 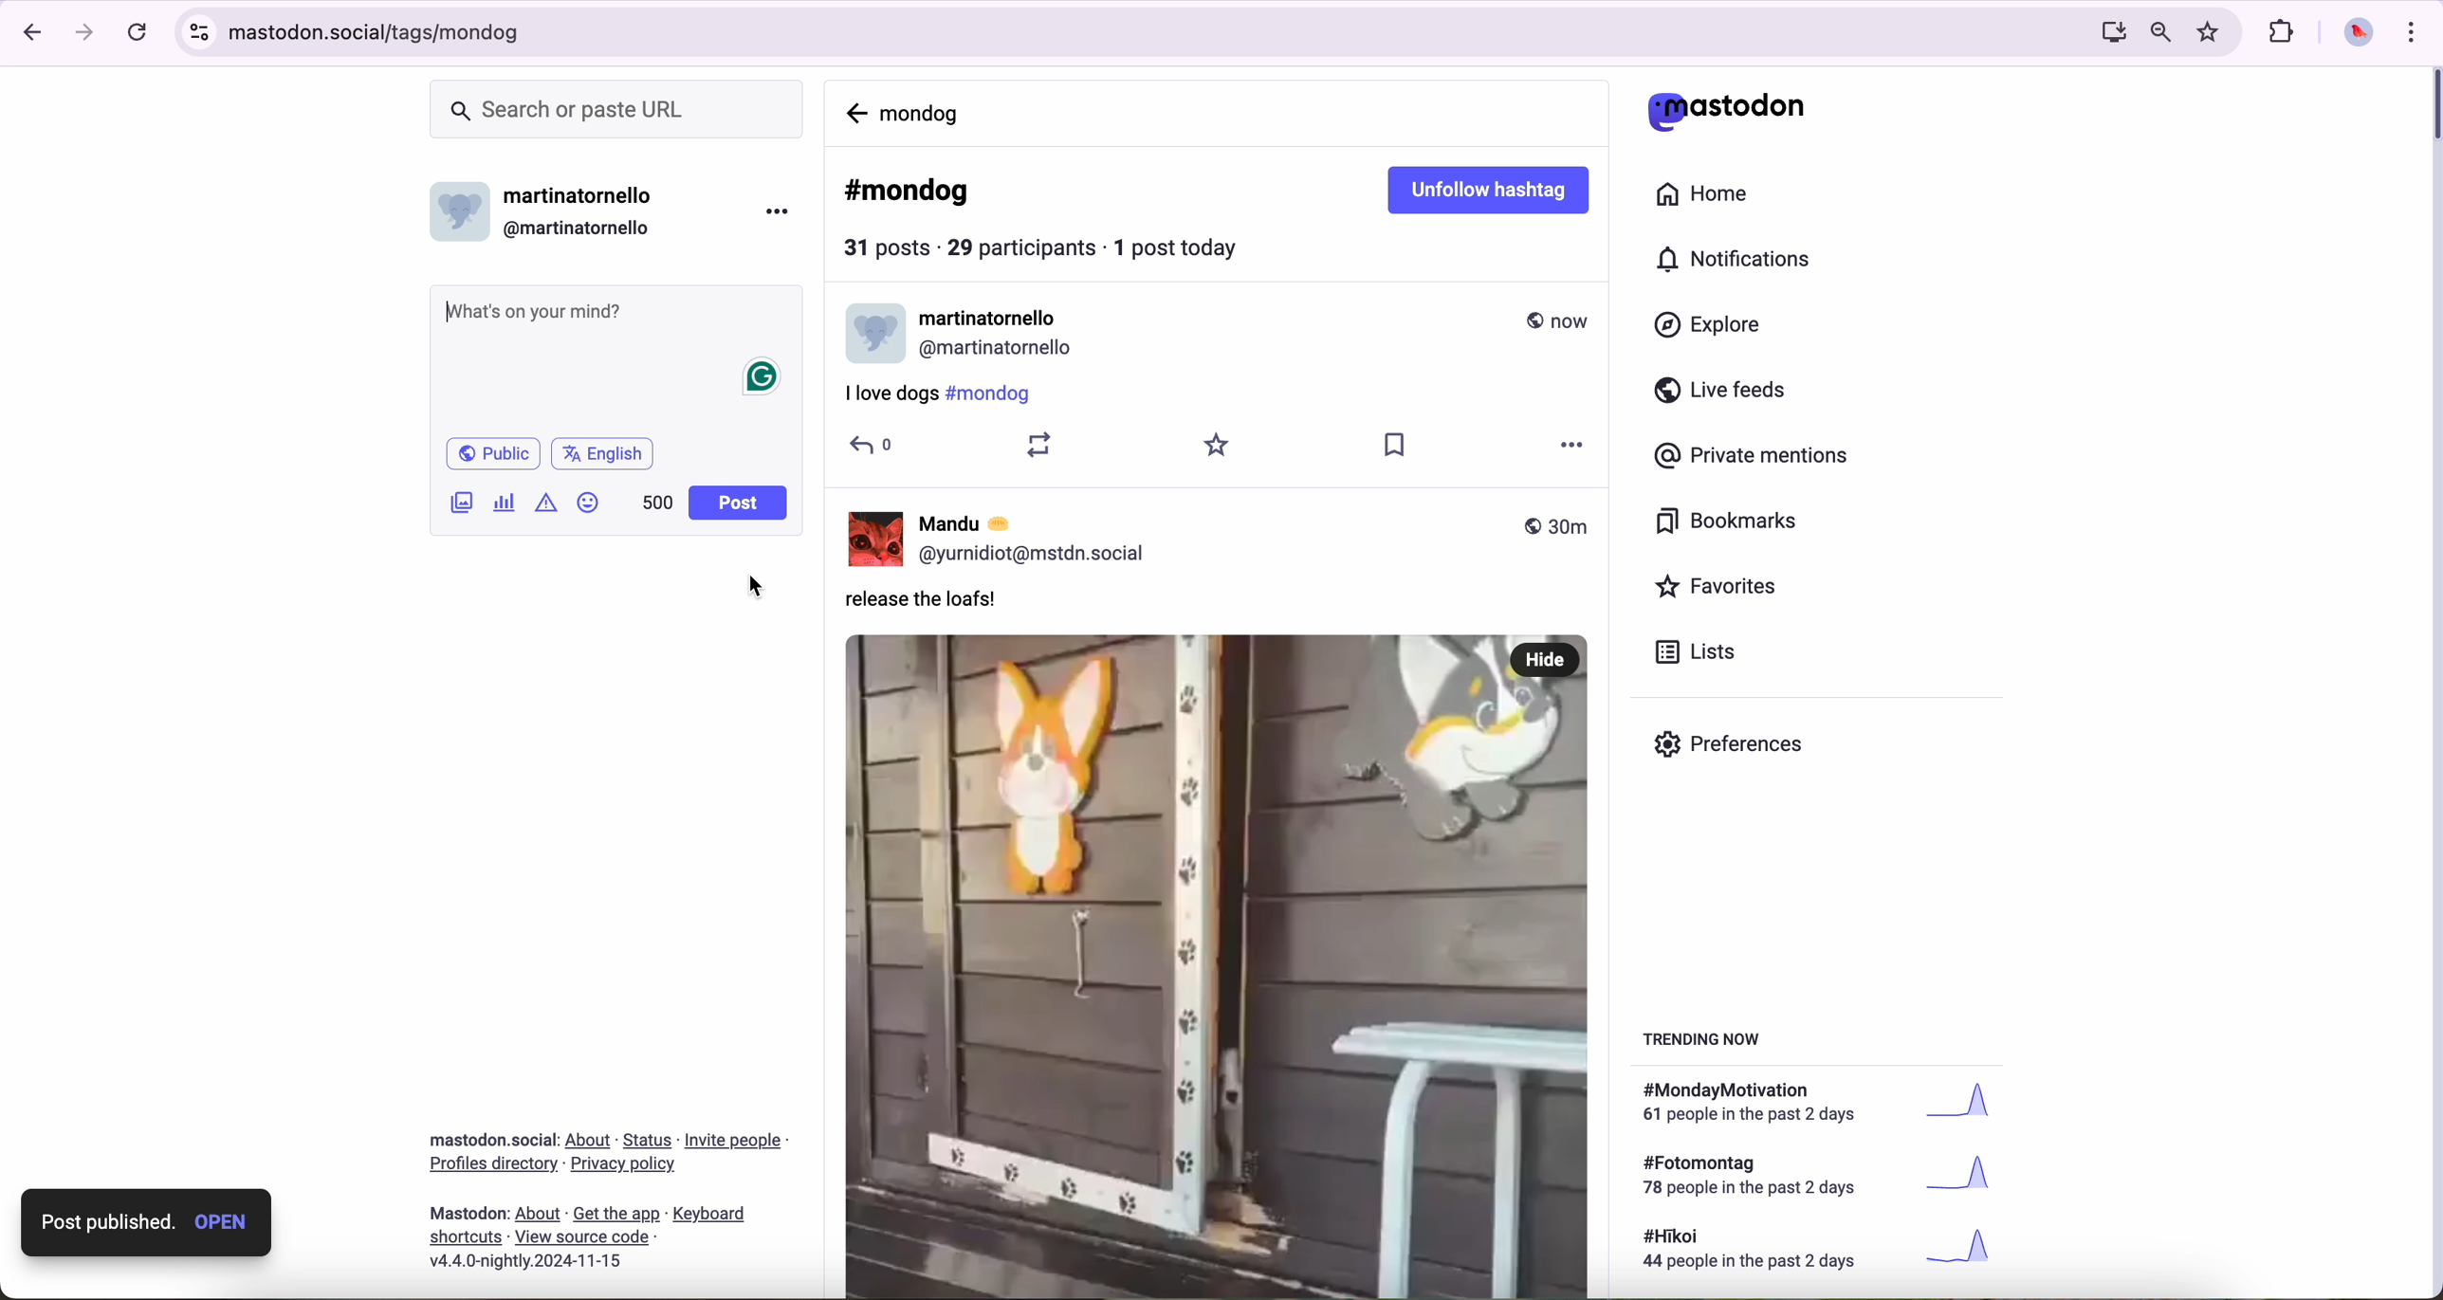 What do you see at coordinates (604, 456) in the screenshot?
I see `English` at bounding box center [604, 456].